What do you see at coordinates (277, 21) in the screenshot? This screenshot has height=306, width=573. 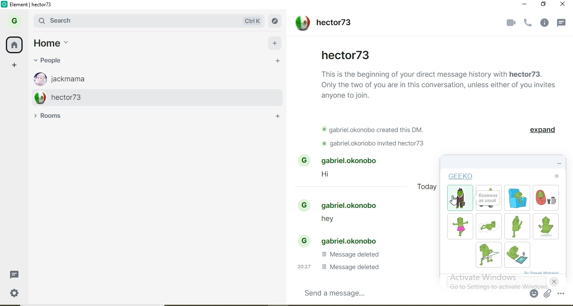 I see `navigate` at bounding box center [277, 21].